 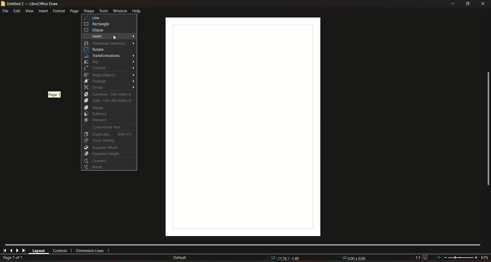 I want to click on Intersect, so click(x=96, y=120).